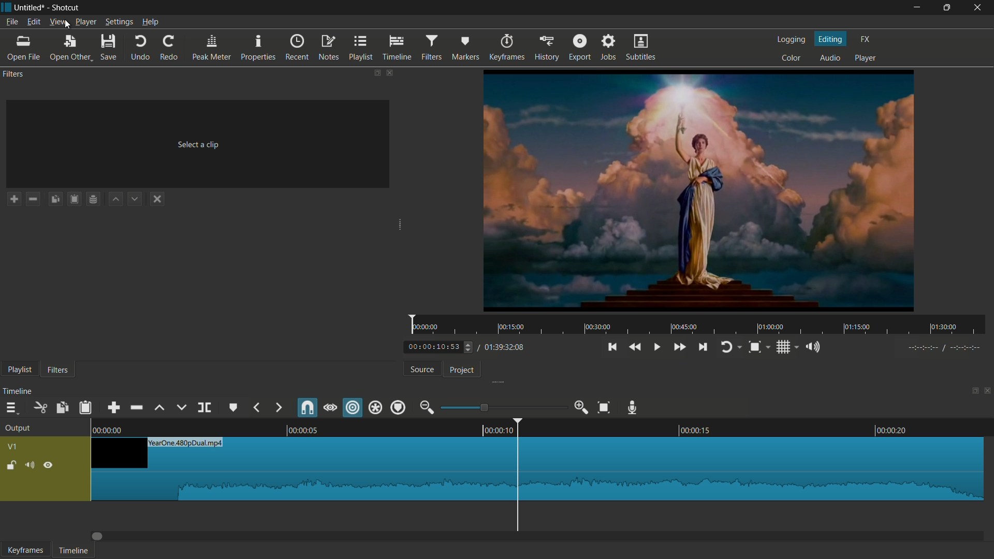 This screenshot has width=994, height=559. Describe the element at coordinates (109, 48) in the screenshot. I see `save` at that location.